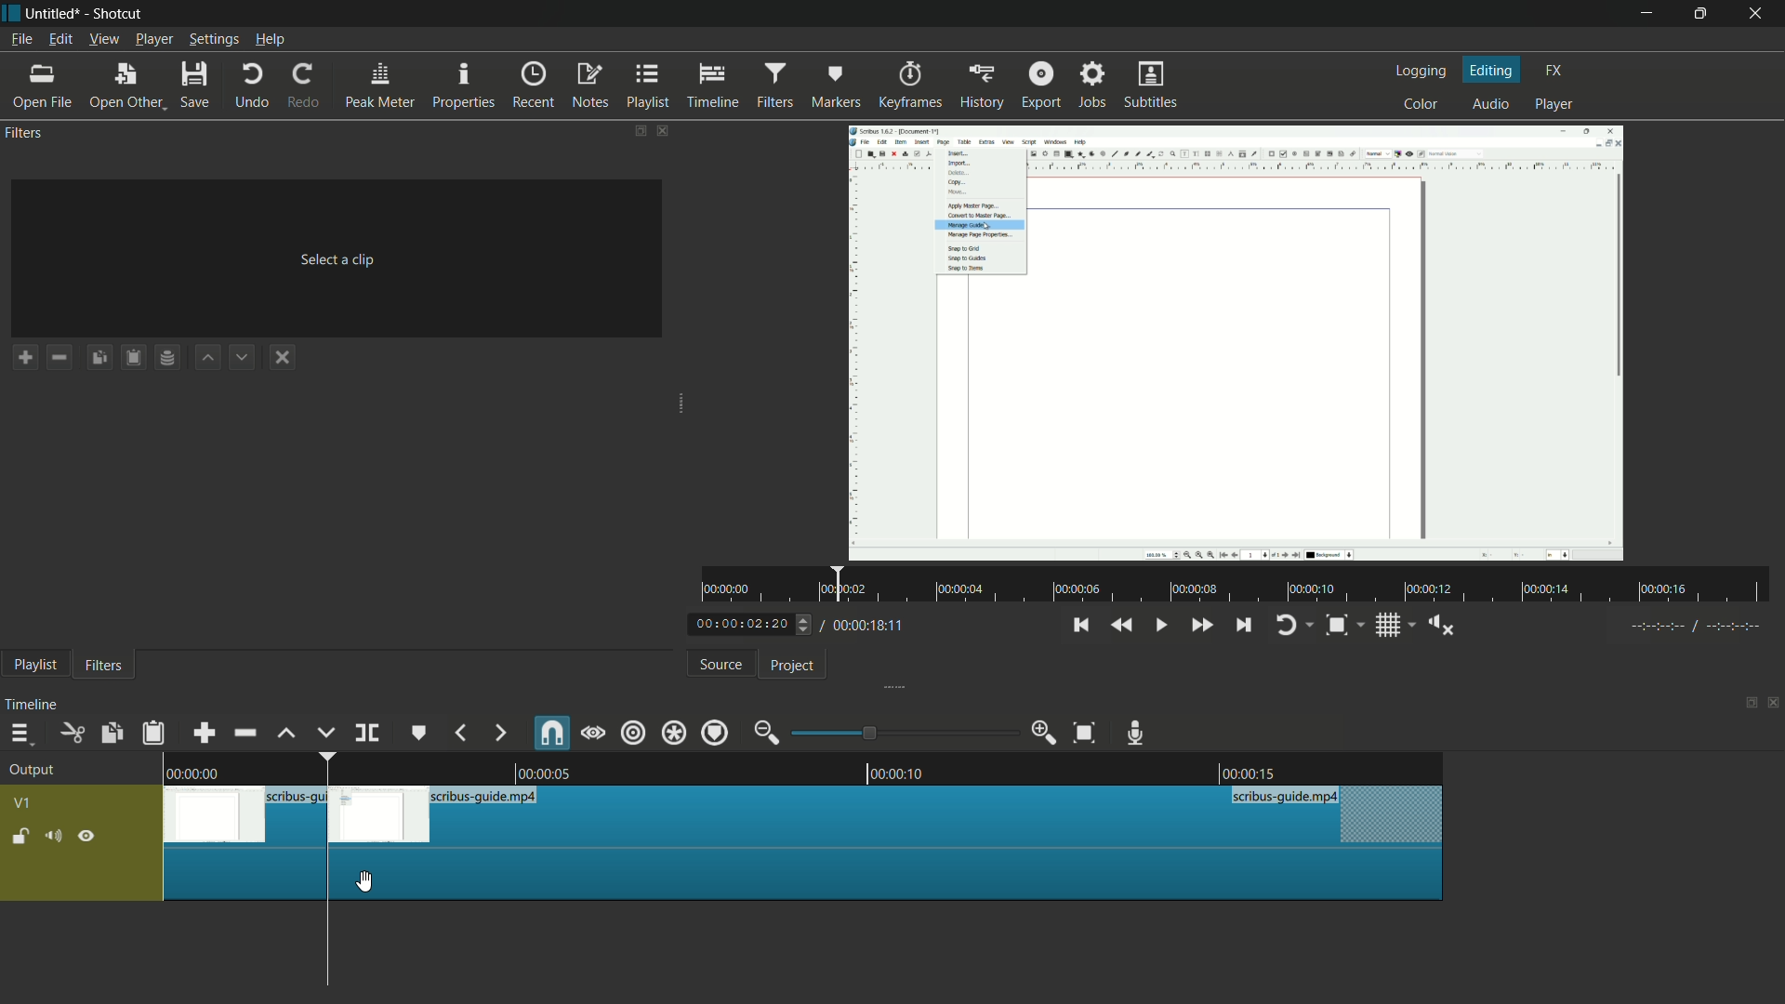 Image resolution: width=1785 pixels, height=1004 pixels. Describe the element at coordinates (1159, 625) in the screenshot. I see `toggle play or pause` at that location.